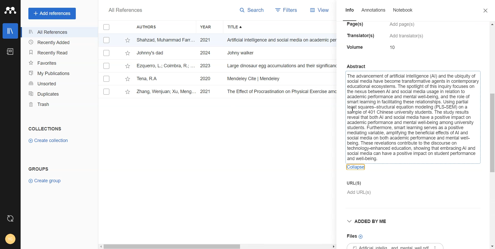  What do you see at coordinates (355, 24) in the screenshot?
I see `pages` at bounding box center [355, 24].